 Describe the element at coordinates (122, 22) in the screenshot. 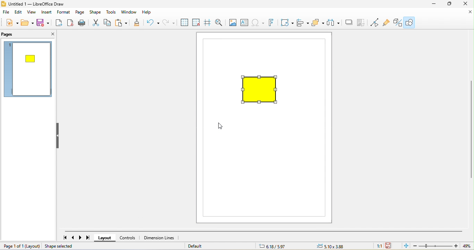

I see `paste` at that location.